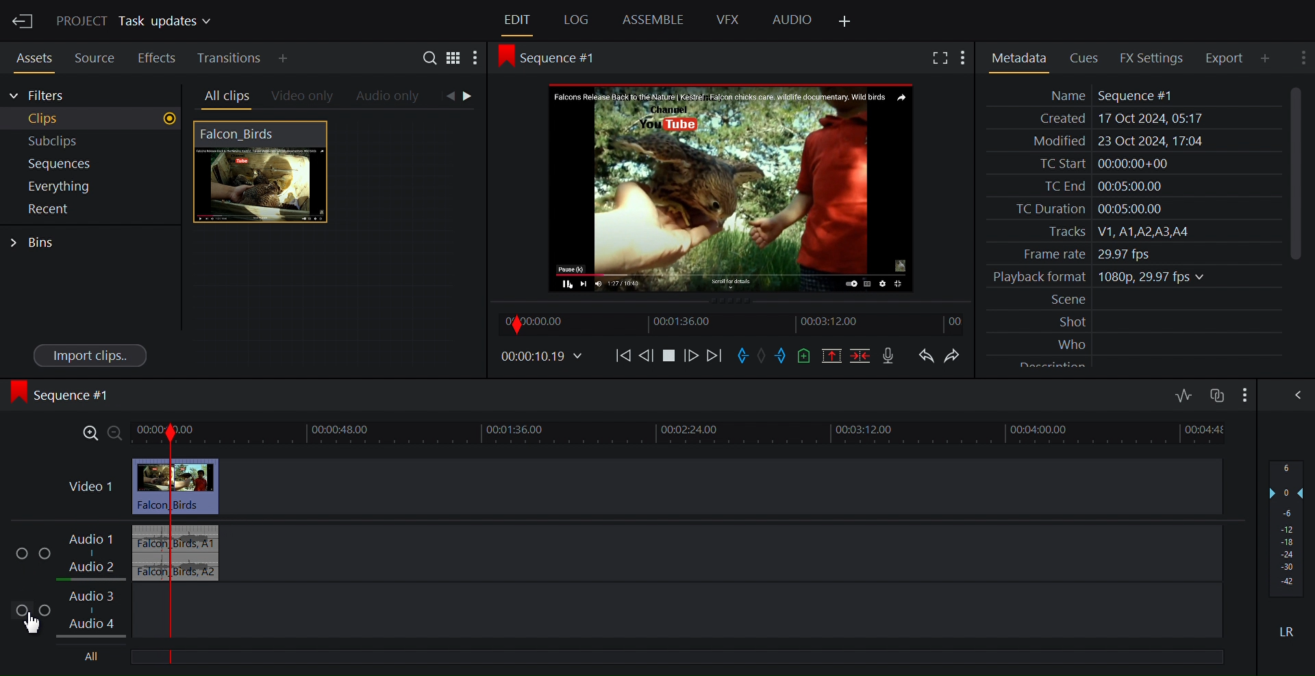 The width and height of the screenshot is (1315, 676). I want to click on Audio 3, so click(92, 601).